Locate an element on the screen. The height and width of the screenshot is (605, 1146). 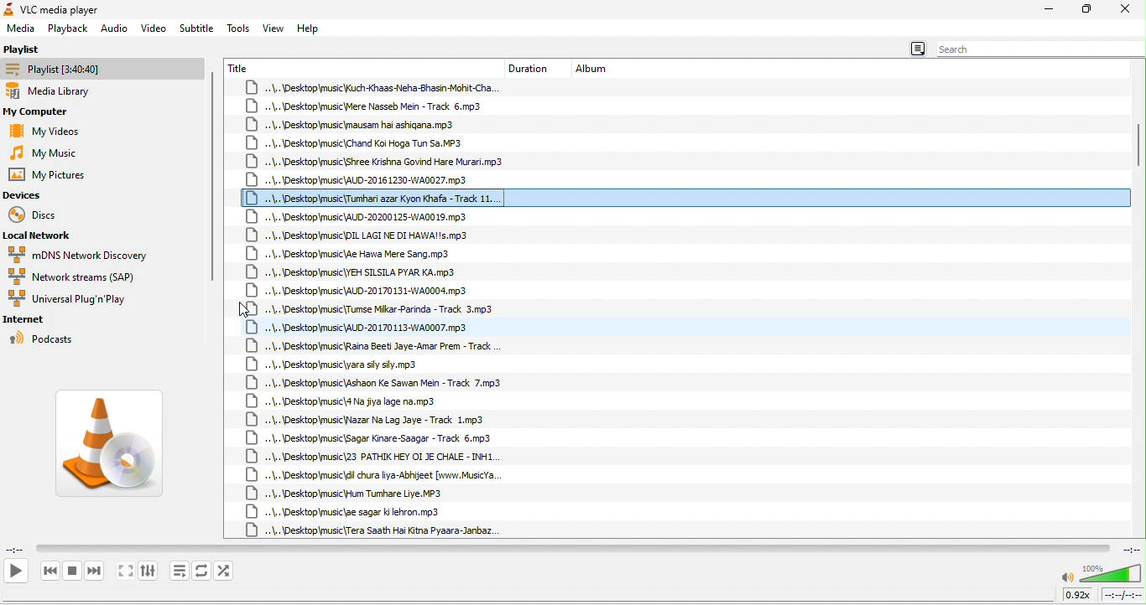
VLC media player is located at coordinates (70, 8).